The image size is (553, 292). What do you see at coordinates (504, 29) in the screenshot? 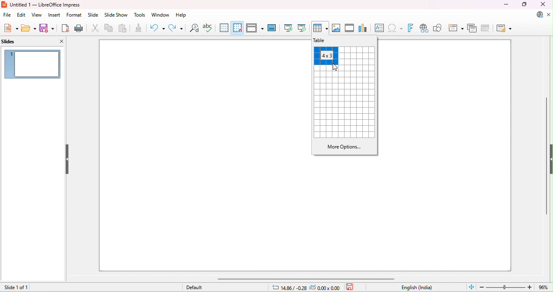
I see `slide ;ayout` at bounding box center [504, 29].